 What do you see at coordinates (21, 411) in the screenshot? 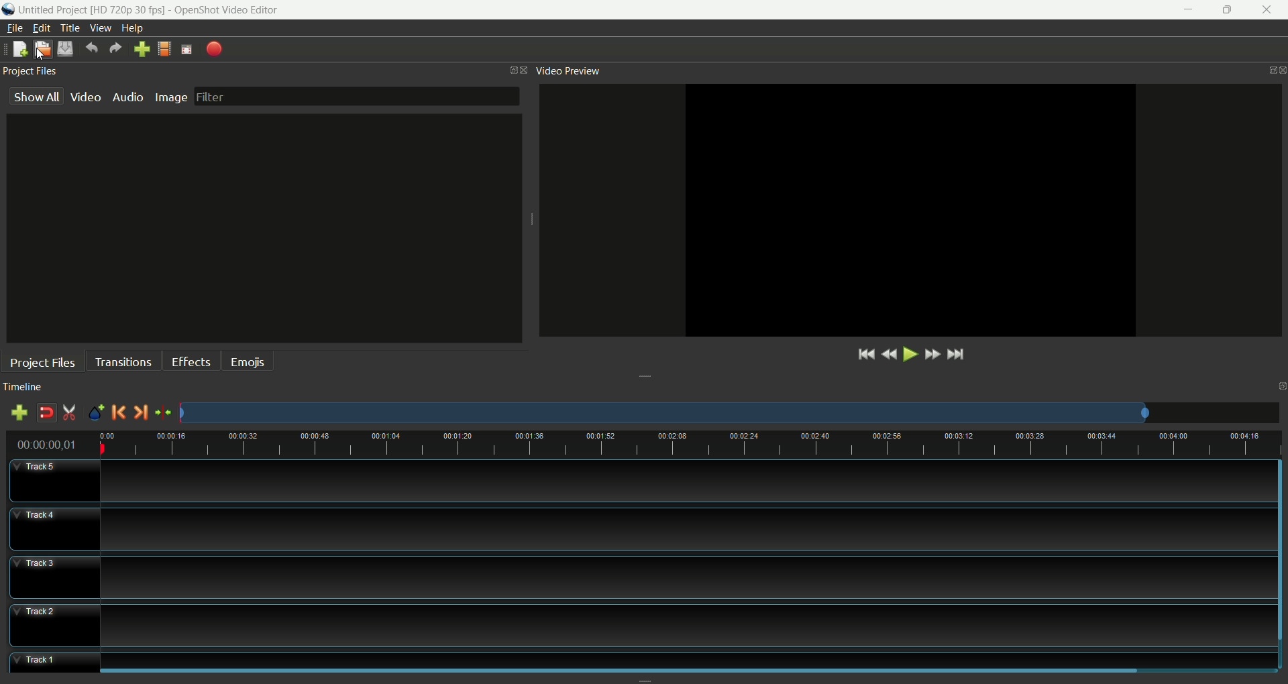
I see `add track` at bounding box center [21, 411].